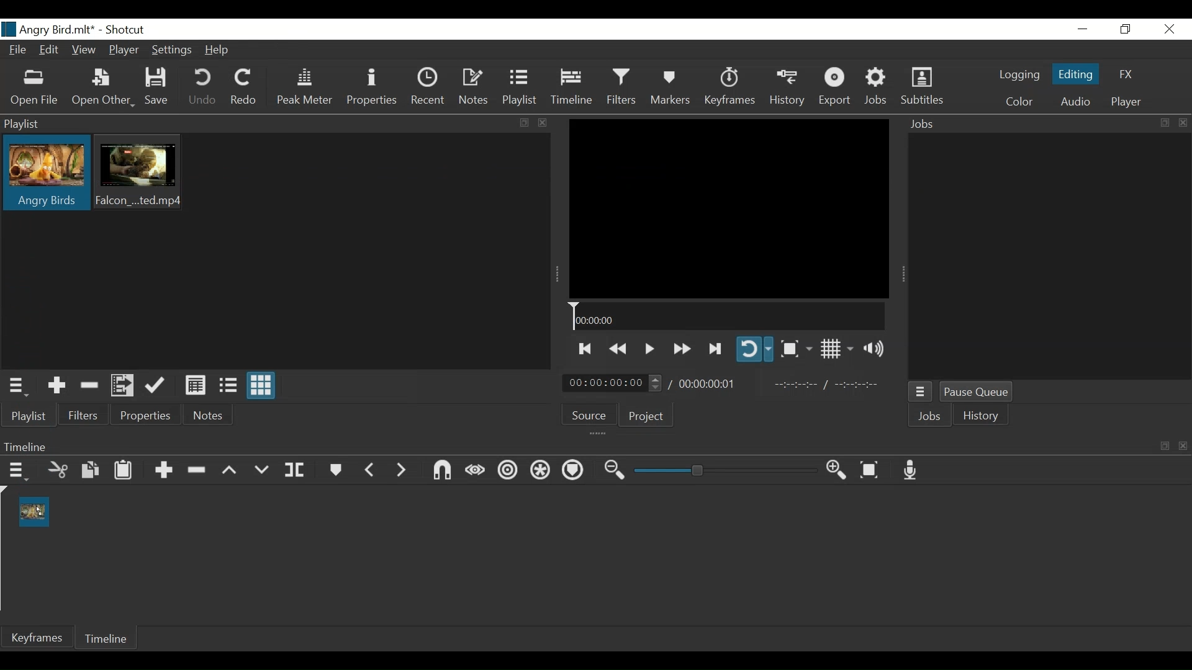 The image size is (1192, 670). I want to click on History, so click(984, 417).